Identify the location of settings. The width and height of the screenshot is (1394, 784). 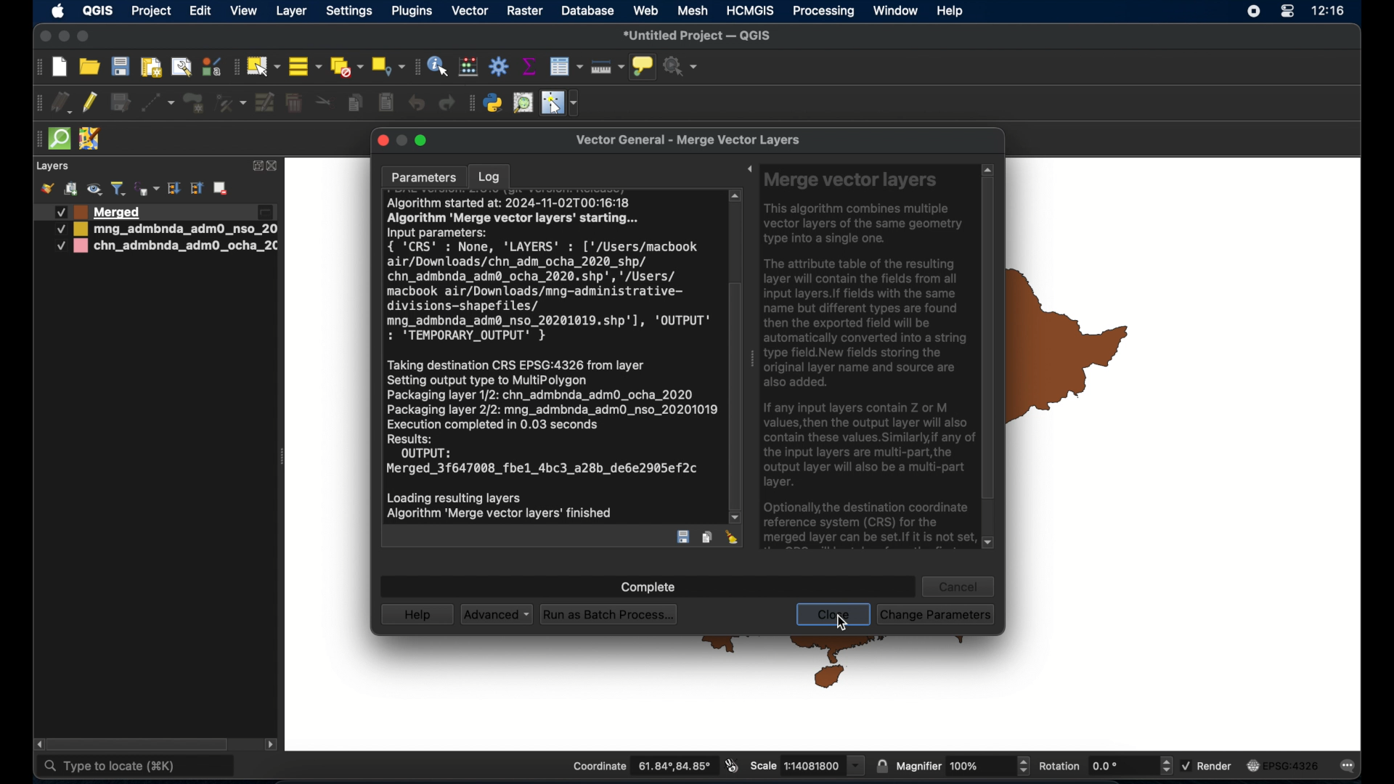
(351, 12).